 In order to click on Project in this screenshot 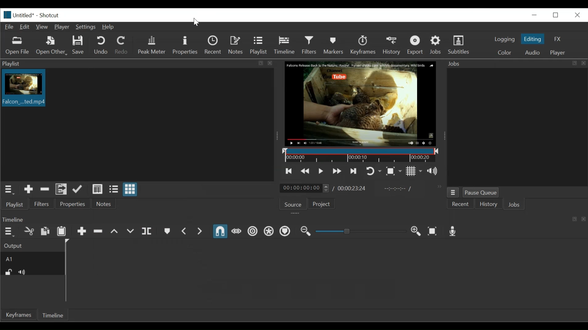, I will do `click(324, 204)`.